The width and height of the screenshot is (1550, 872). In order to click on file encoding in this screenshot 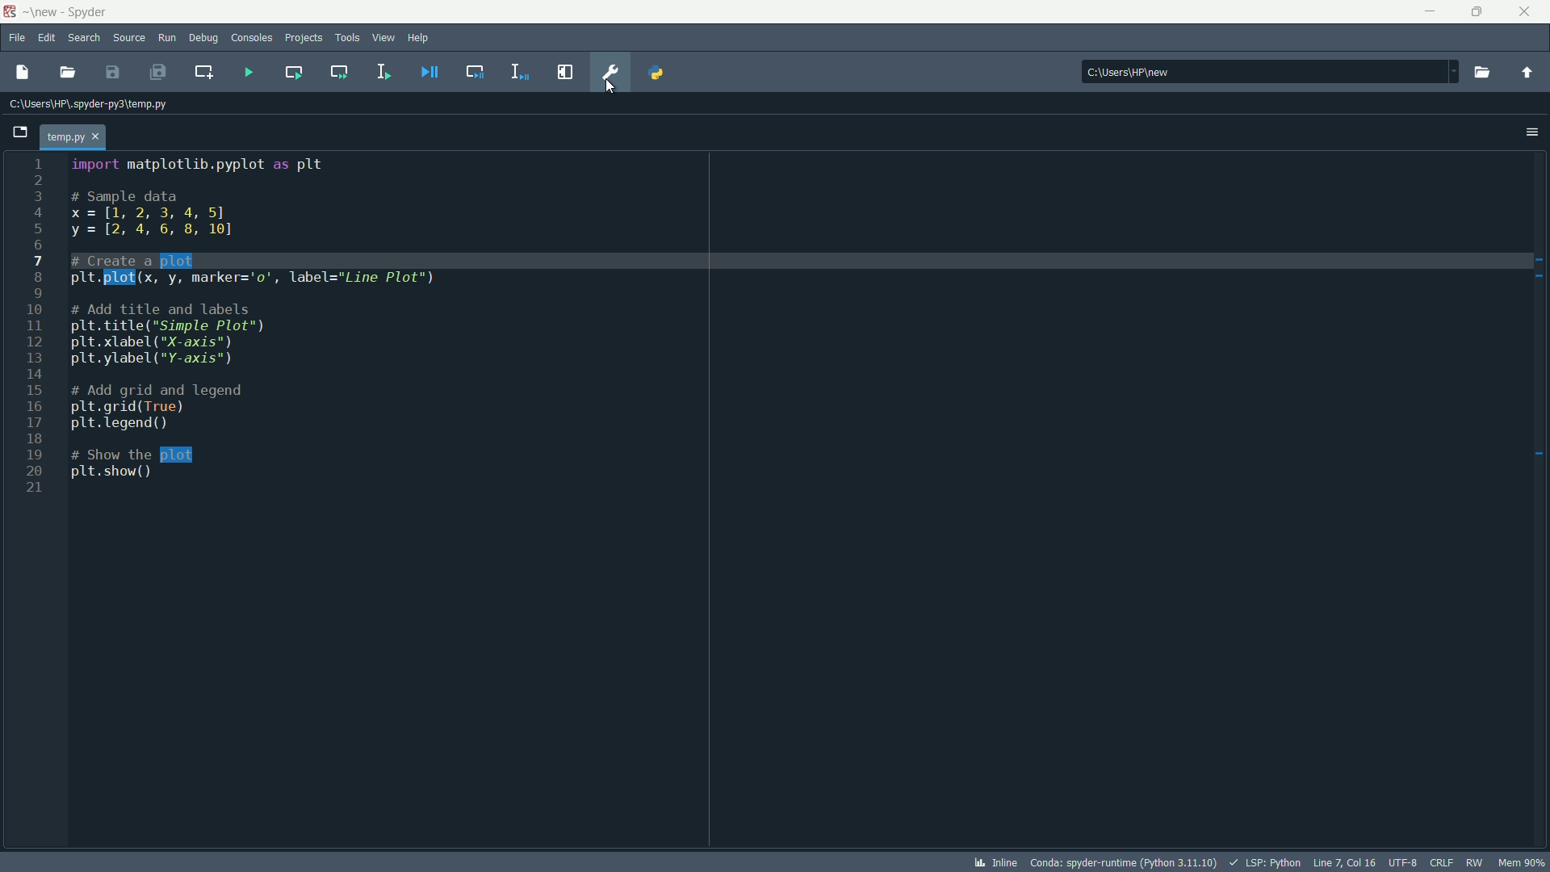, I will do `click(1405, 862)`.